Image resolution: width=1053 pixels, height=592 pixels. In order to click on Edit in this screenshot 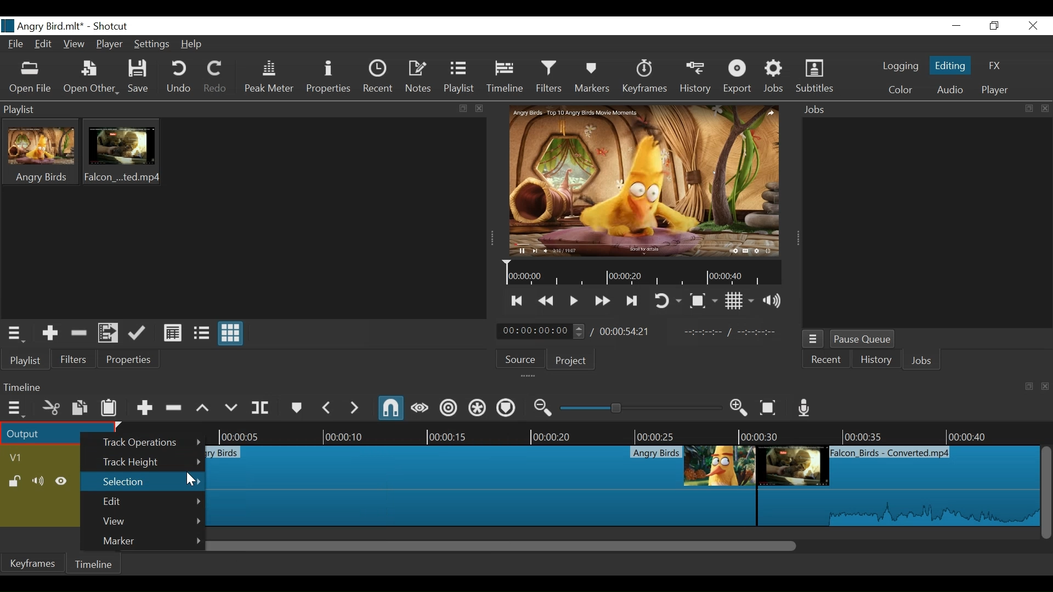, I will do `click(152, 502)`.